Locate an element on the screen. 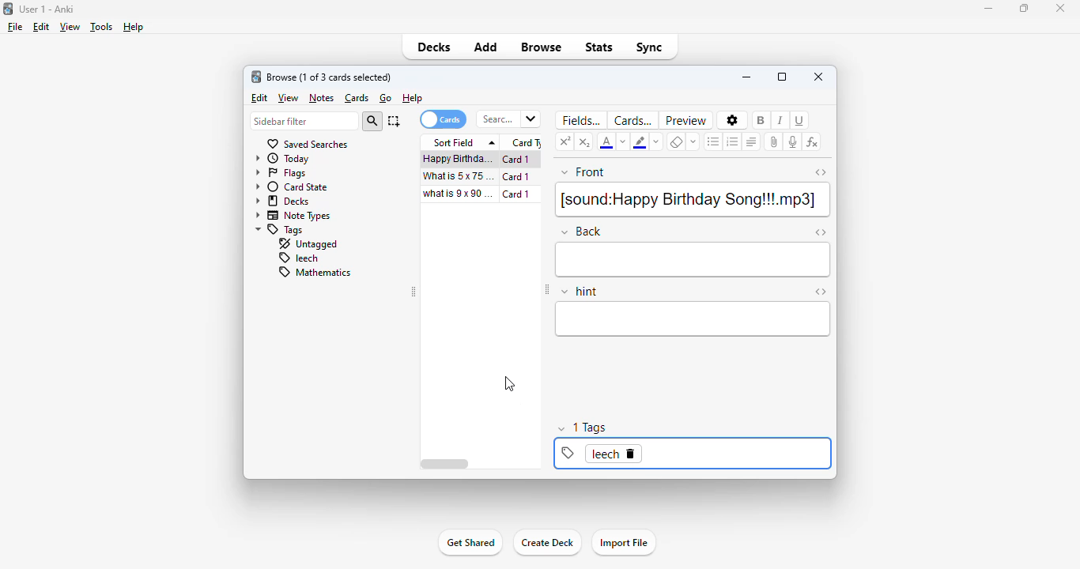 This screenshot has width=1080, height=569. options is located at coordinates (731, 120).